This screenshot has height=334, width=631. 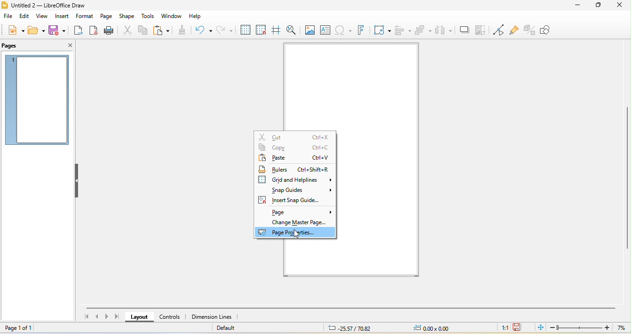 What do you see at coordinates (79, 31) in the screenshot?
I see `export` at bounding box center [79, 31].